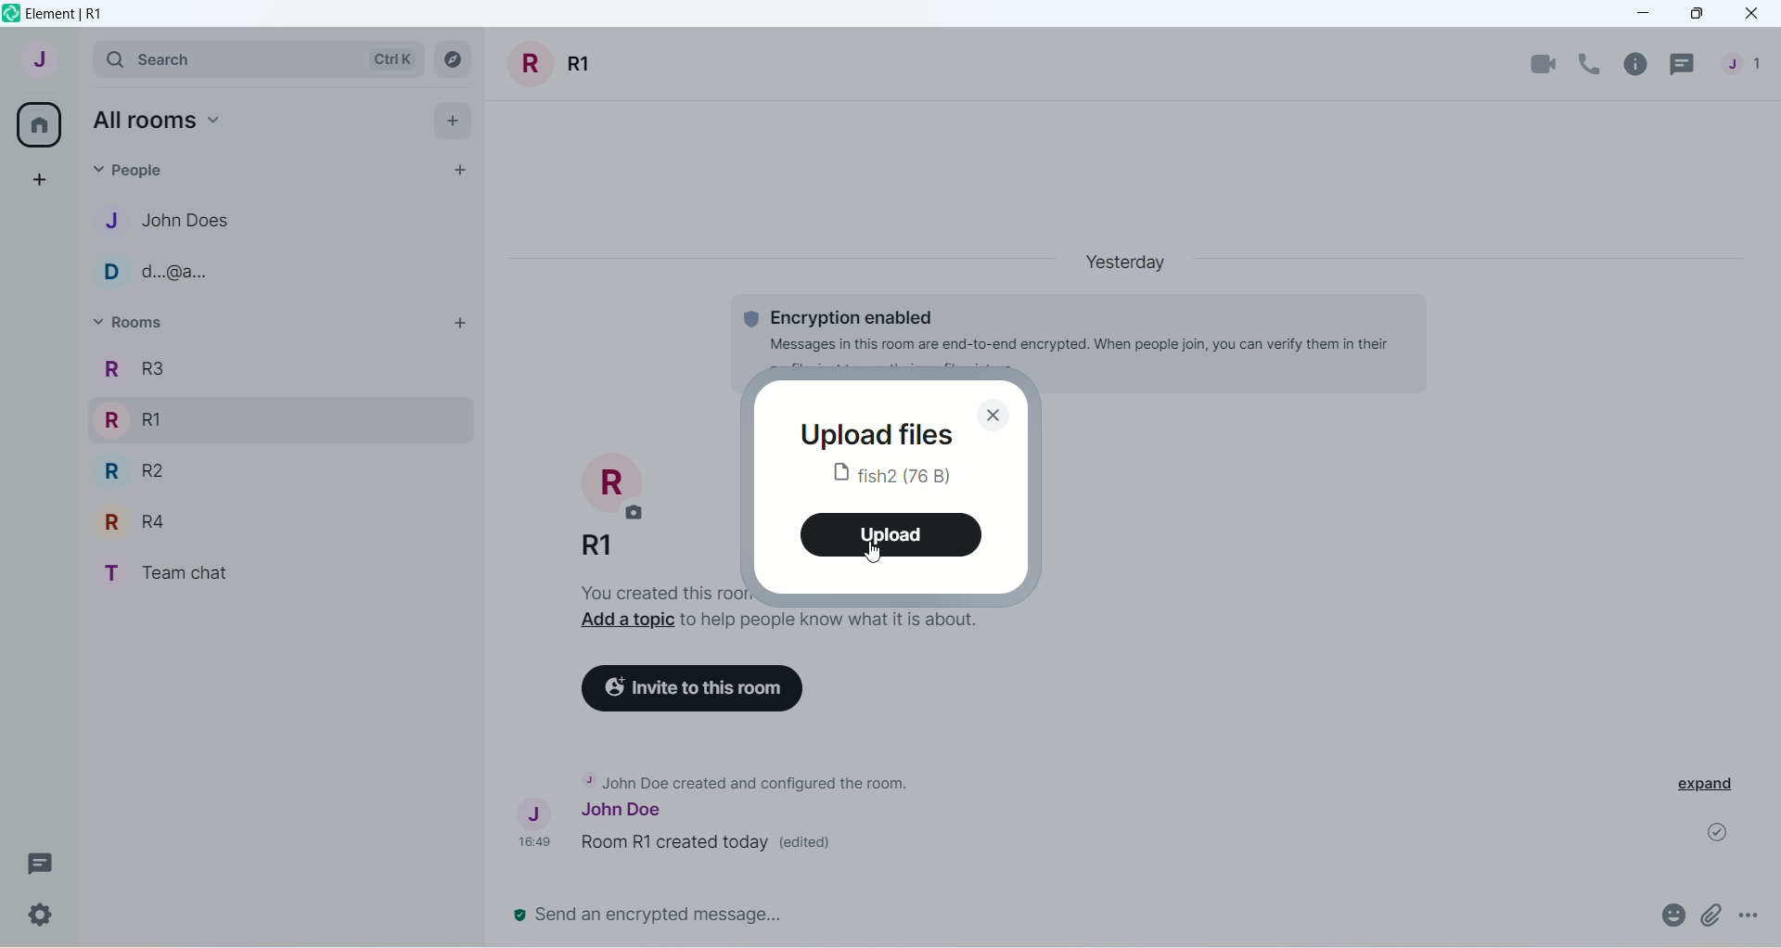 The width and height of the screenshot is (1781, 948). I want to click on John Doe created and configure the room., so click(748, 784).